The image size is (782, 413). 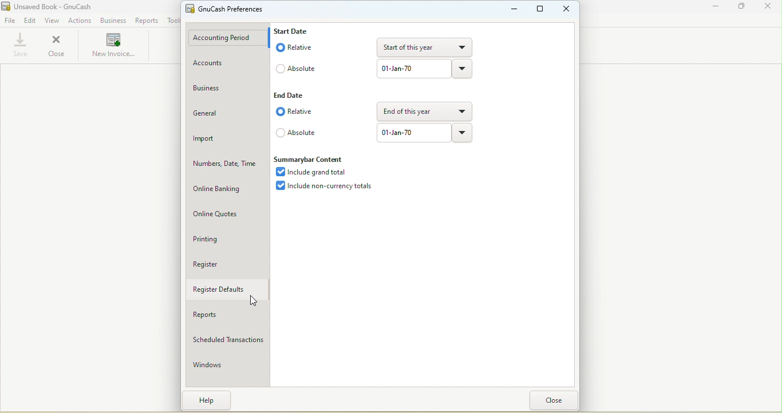 What do you see at coordinates (224, 140) in the screenshot?
I see `Import` at bounding box center [224, 140].